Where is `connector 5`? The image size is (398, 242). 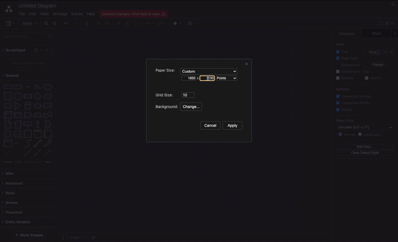
connector 5 is located at coordinates (48, 162).